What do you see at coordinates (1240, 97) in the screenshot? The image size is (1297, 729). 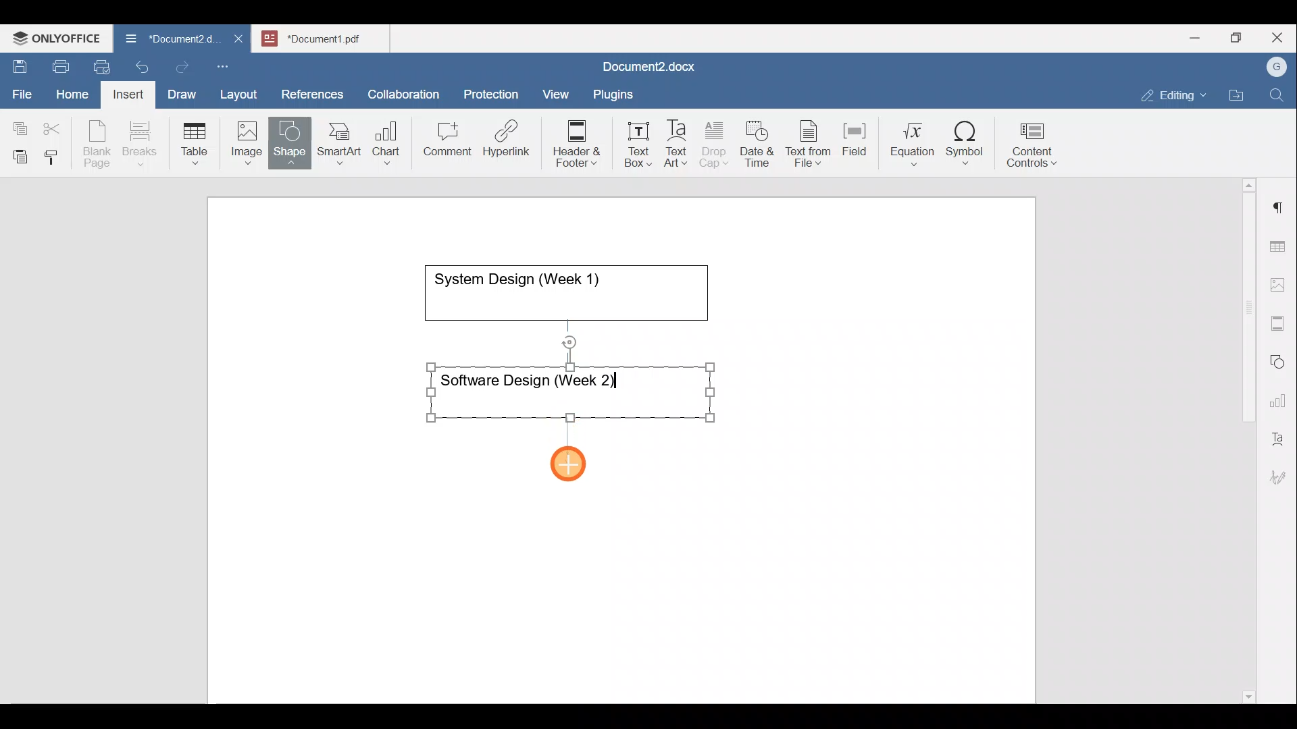 I see `Open file location` at bounding box center [1240, 97].